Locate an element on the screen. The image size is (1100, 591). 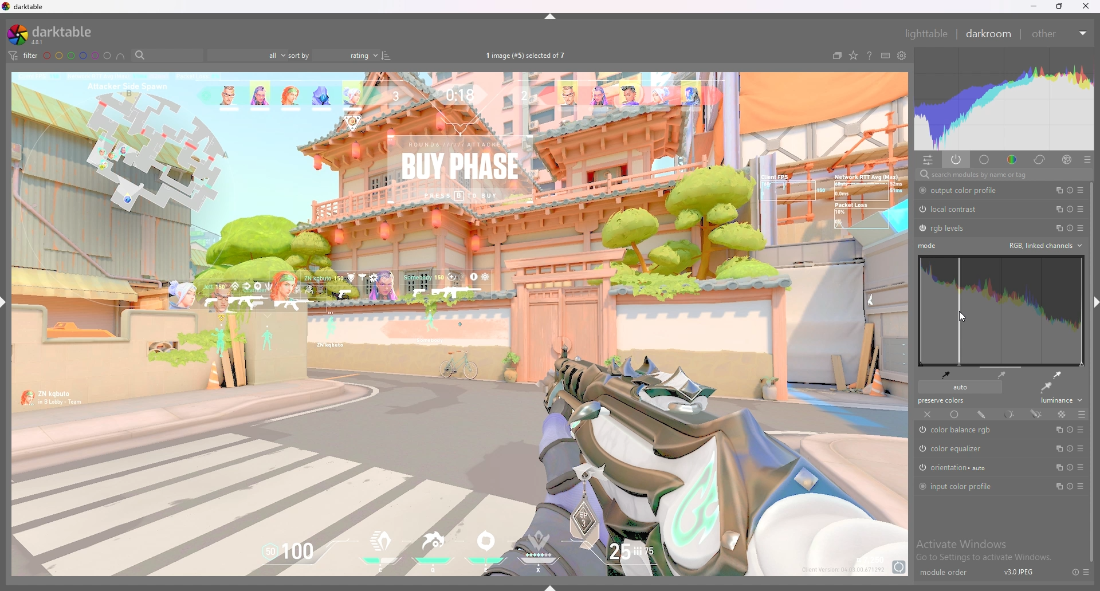
color is located at coordinates (1012, 160).